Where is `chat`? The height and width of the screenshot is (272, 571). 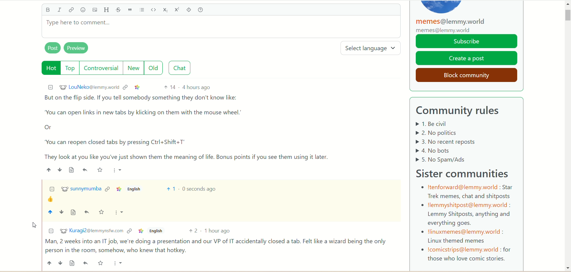
chat is located at coordinates (182, 68).